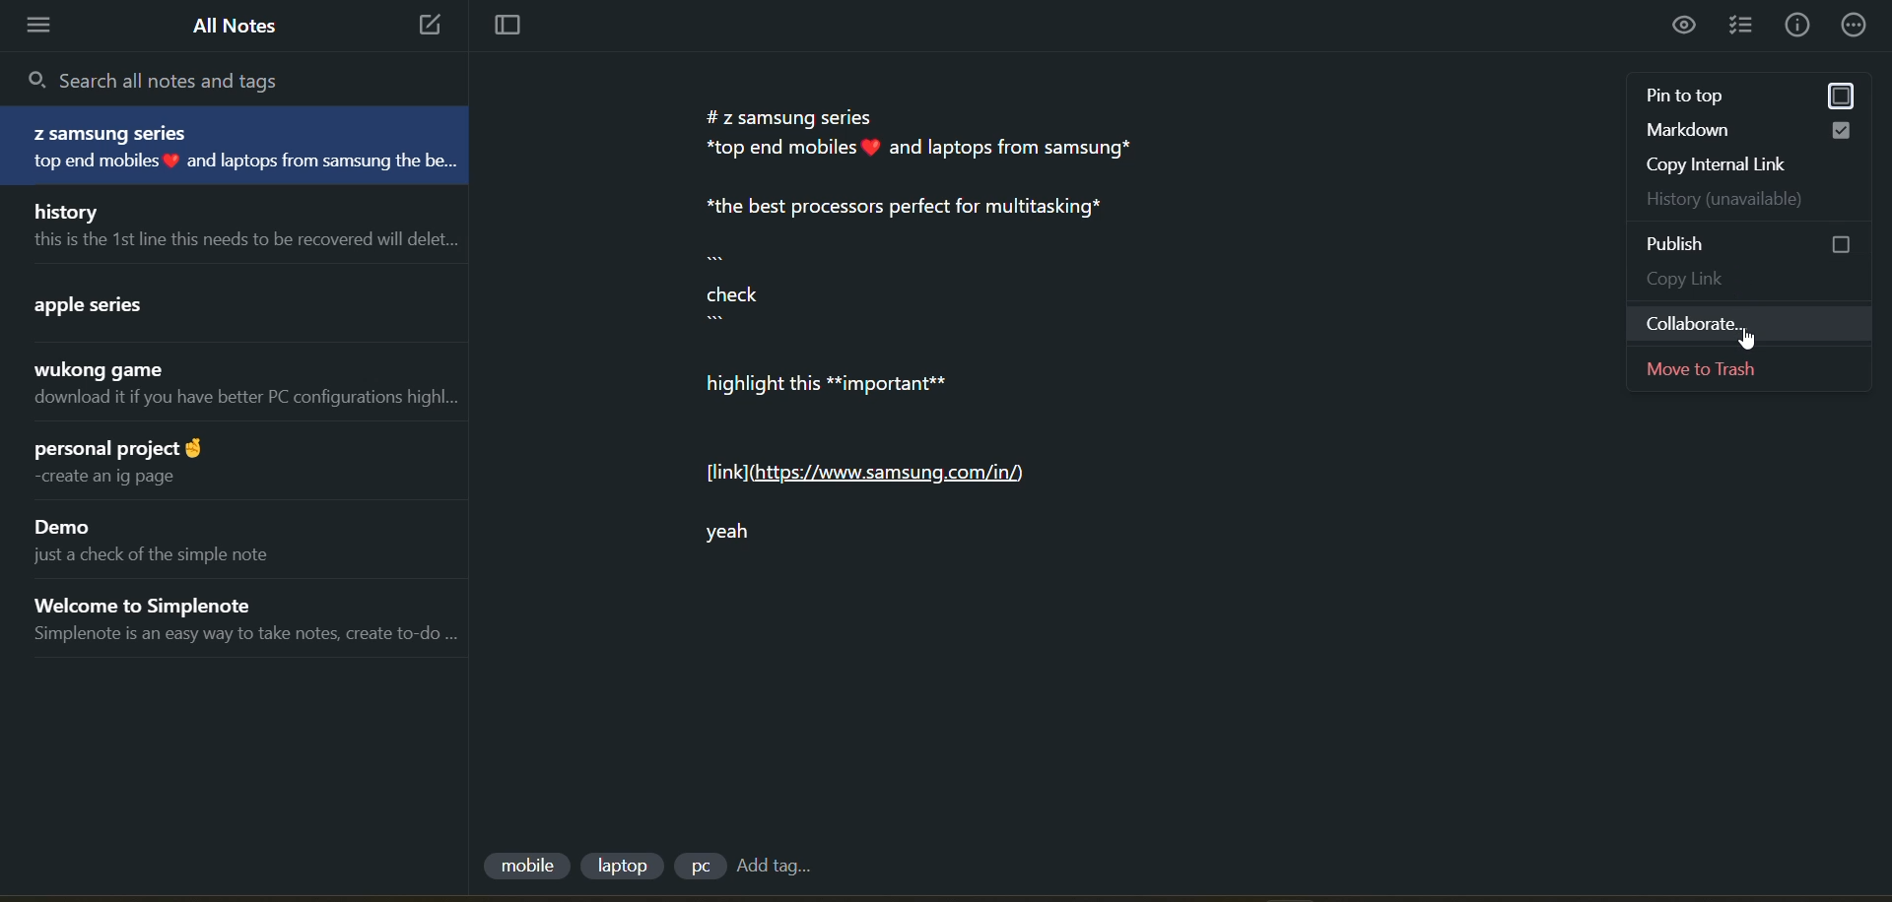 The width and height of the screenshot is (1892, 902). I want to click on move to trash, so click(1766, 372).